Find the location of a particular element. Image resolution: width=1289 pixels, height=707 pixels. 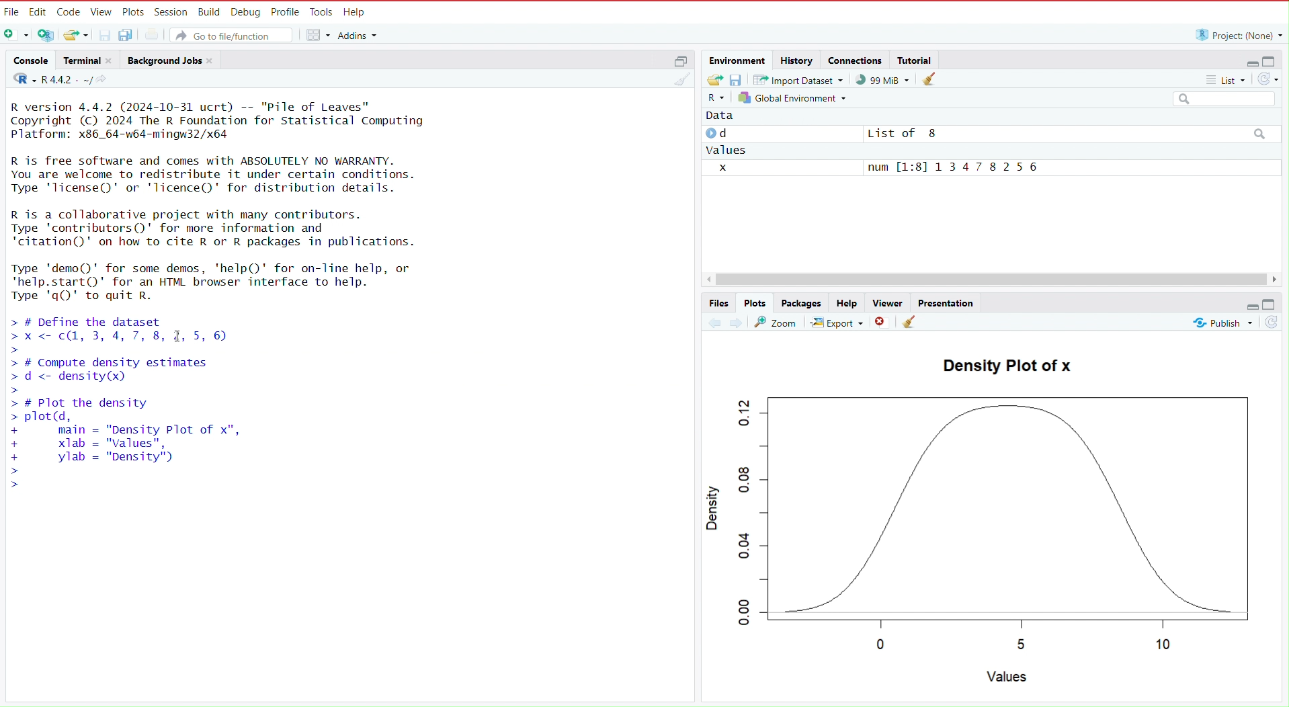

language select is located at coordinates (19, 80).